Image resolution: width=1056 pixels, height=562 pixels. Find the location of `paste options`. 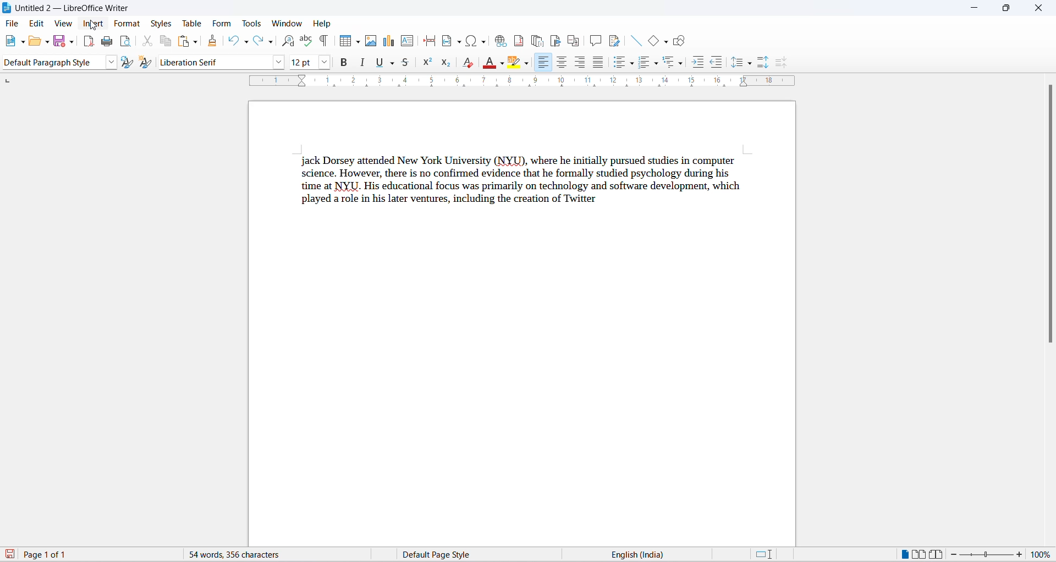

paste options is located at coordinates (195, 43).